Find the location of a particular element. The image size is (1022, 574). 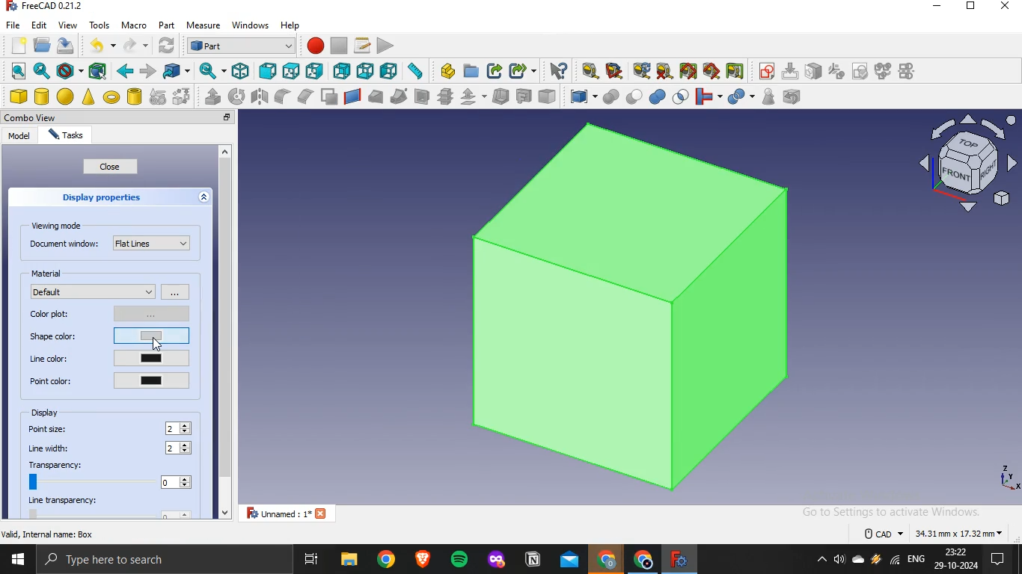

display properties is located at coordinates (102, 197).